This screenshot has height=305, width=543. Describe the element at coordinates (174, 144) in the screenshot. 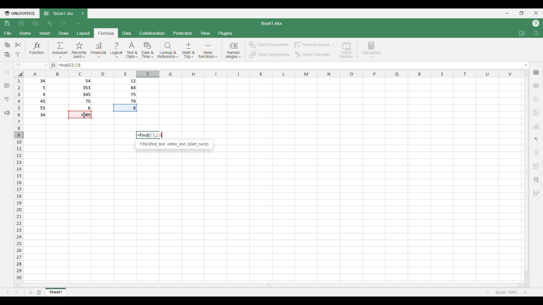

I see `Instructions for current function` at that location.